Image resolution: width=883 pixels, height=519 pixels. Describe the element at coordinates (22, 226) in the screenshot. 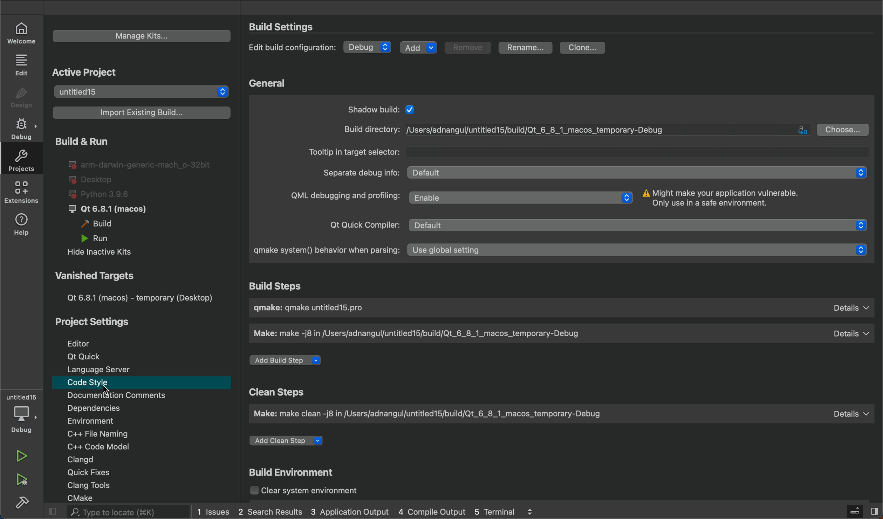

I see `help` at that location.